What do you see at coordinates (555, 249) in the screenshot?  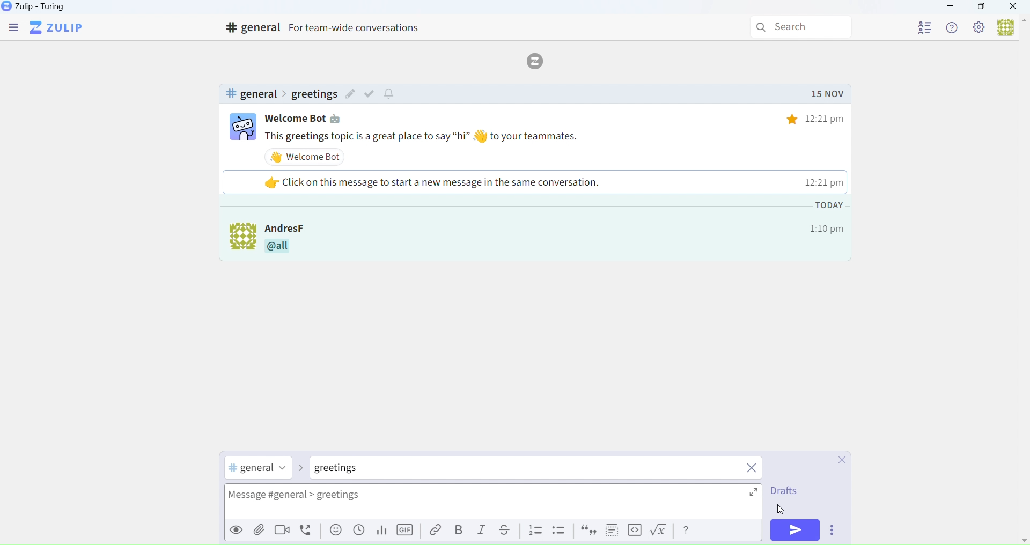 I see `After_last_action` at bounding box center [555, 249].